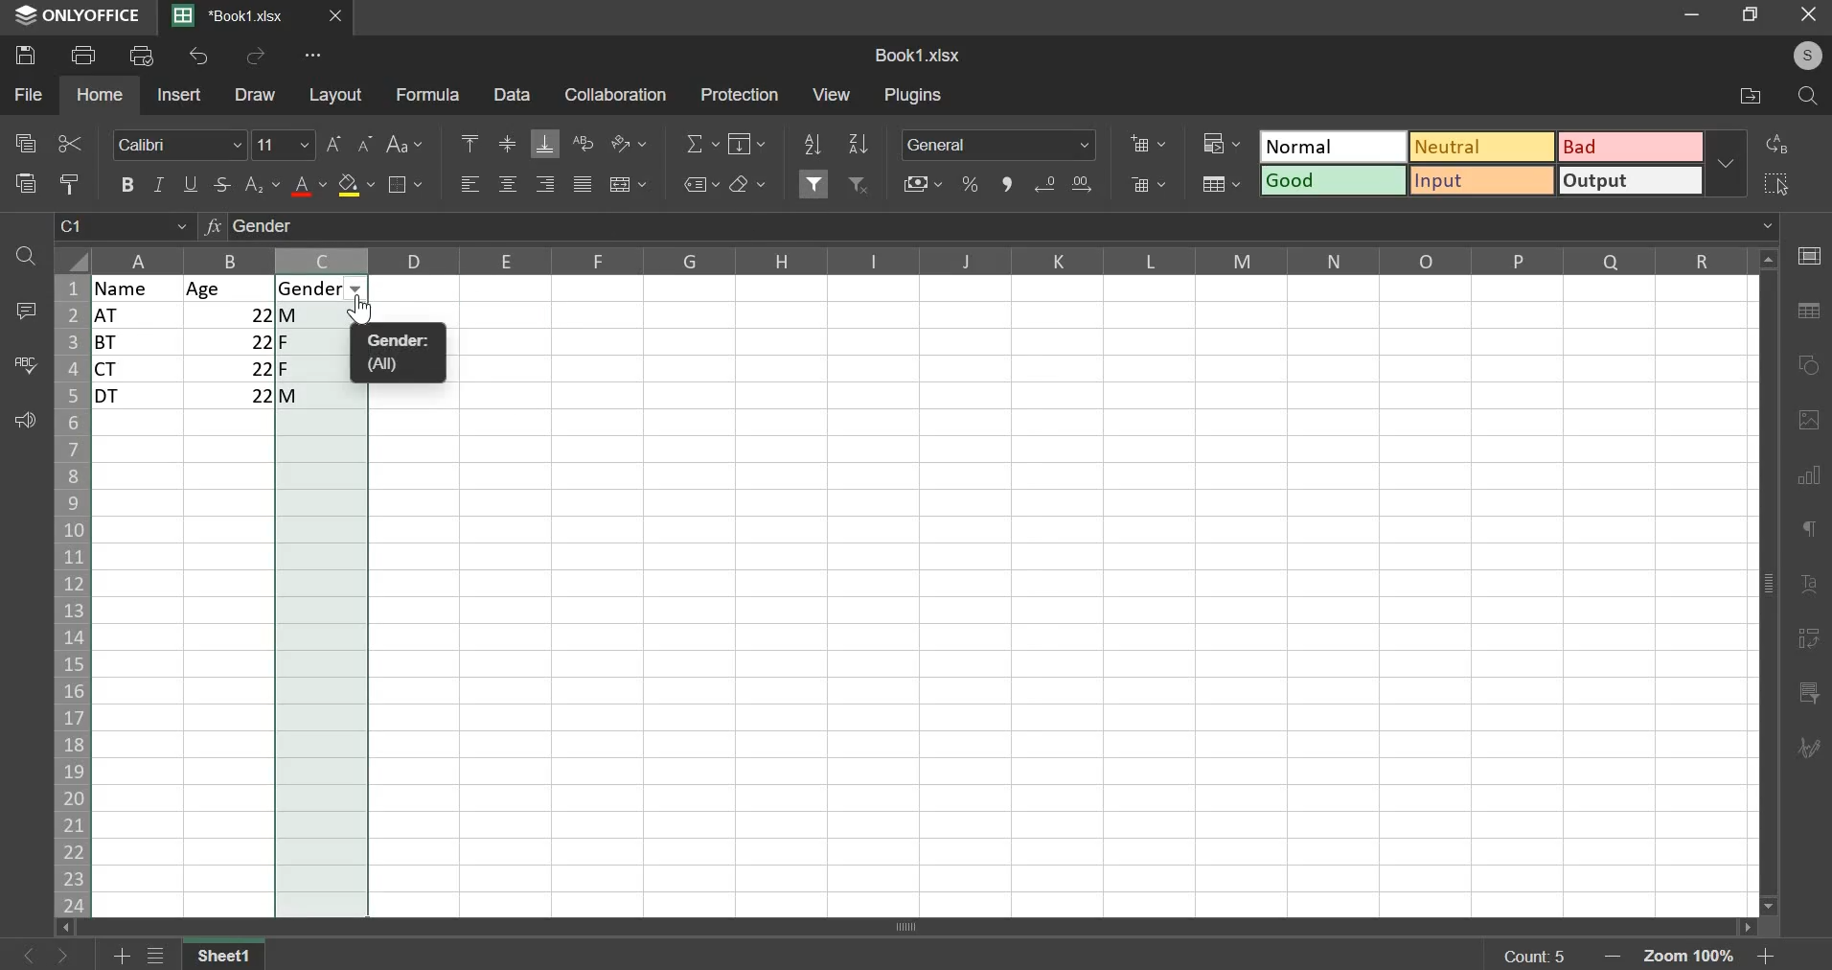 The image size is (1832, 970). What do you see at coordinates (1080, 183) in the screenshot?
I see `increase decimal` at bounding box center [1080, 183].